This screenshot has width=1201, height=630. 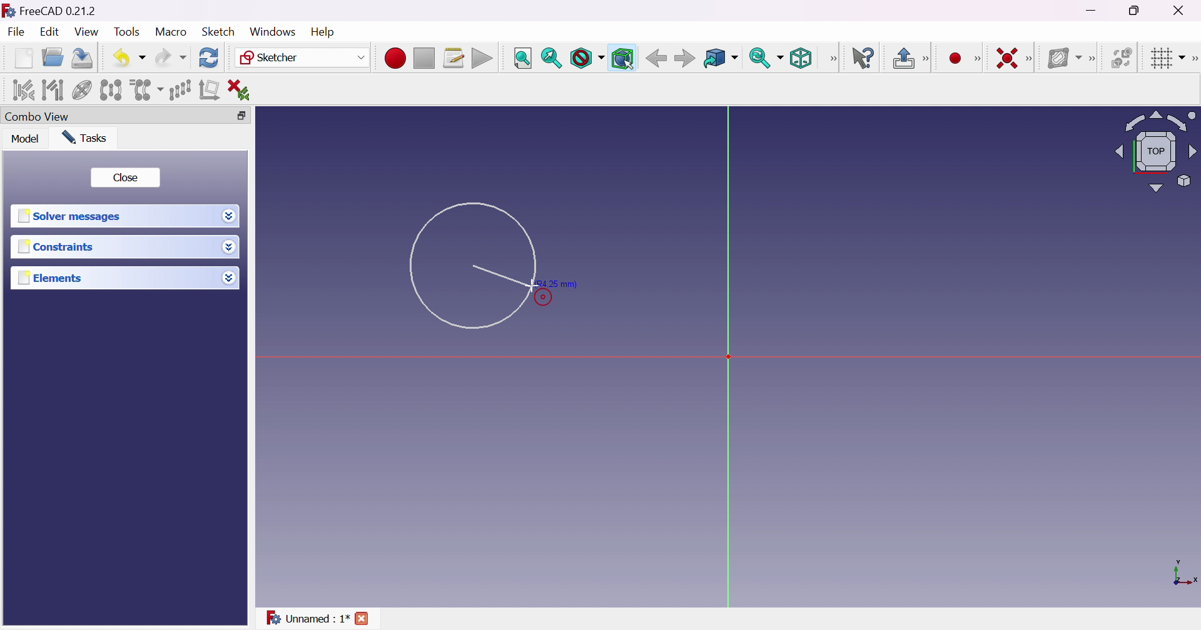 I want to click on New, so click(x=23, y=58).